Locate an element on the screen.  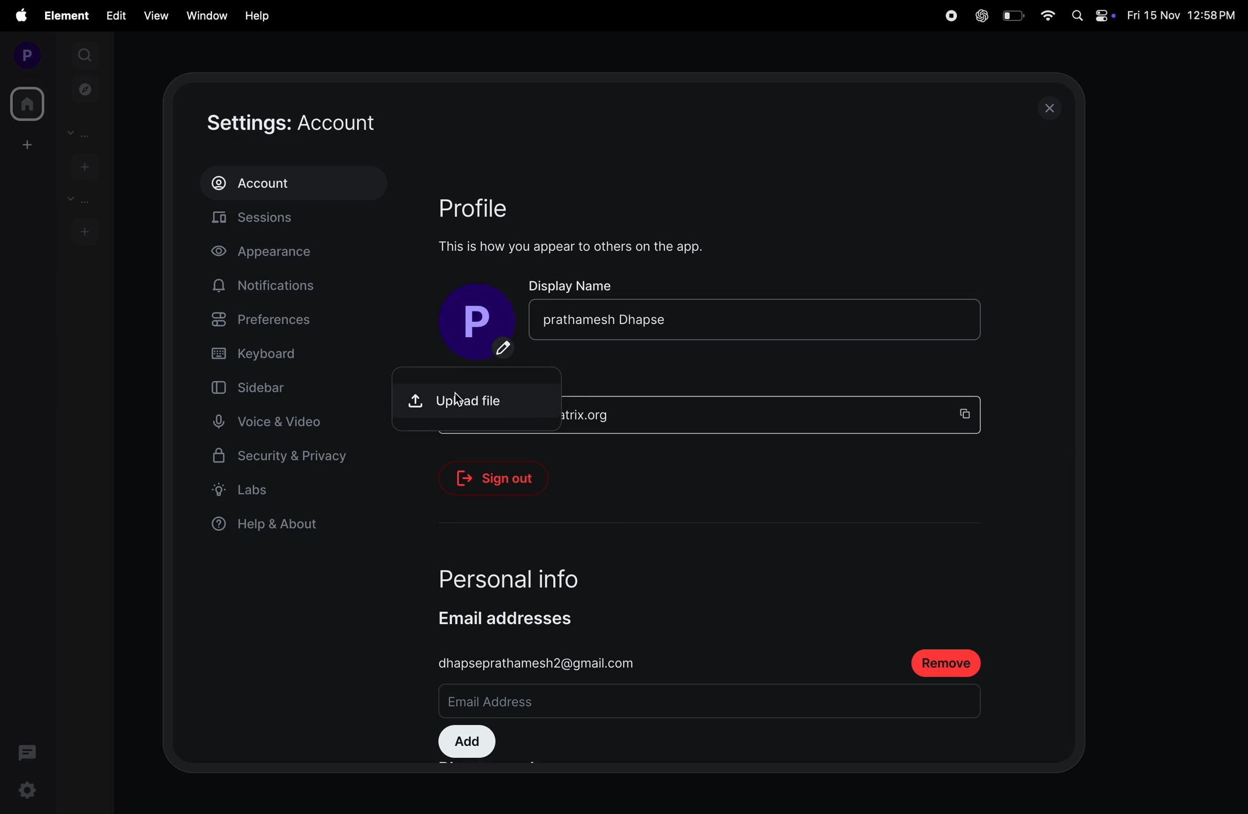
people is located at coordinates (83, 133).